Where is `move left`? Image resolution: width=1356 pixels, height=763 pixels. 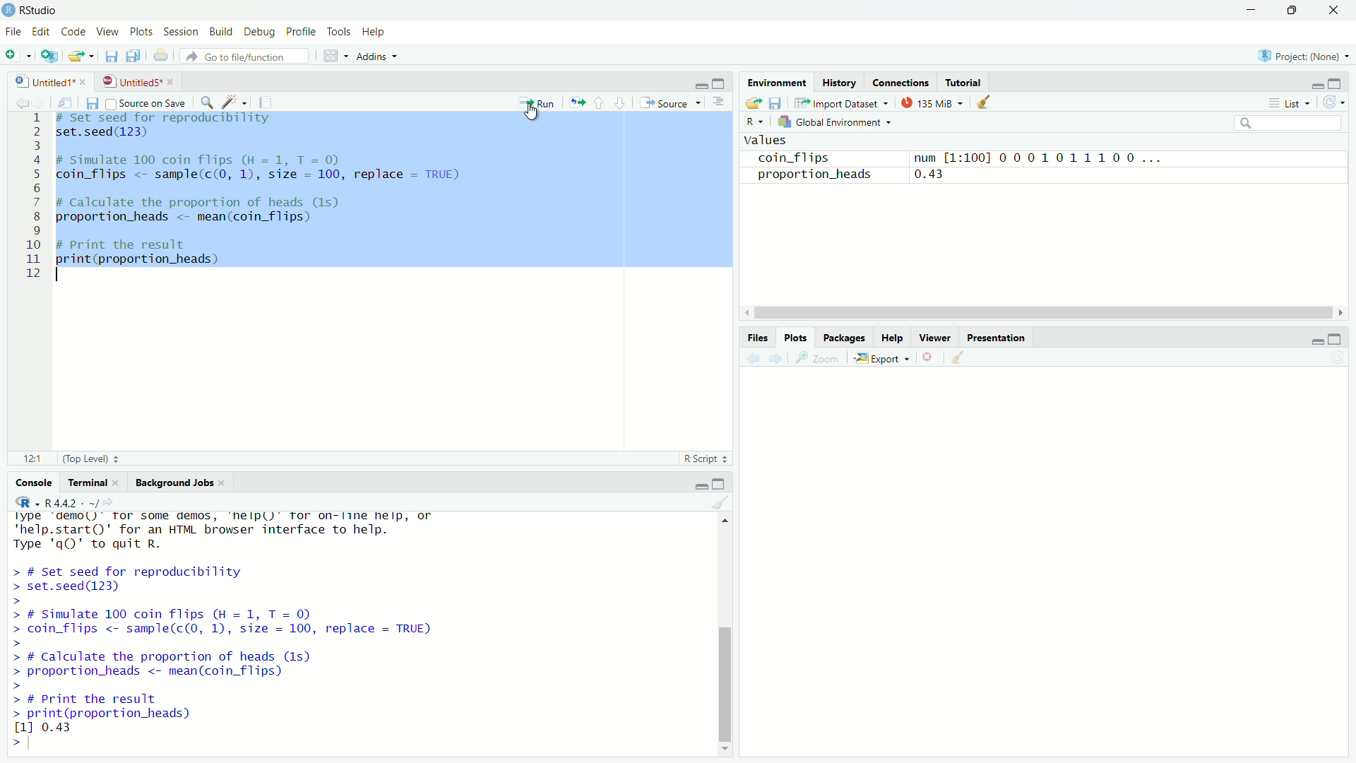 move left is located at coordinates (745, 309).